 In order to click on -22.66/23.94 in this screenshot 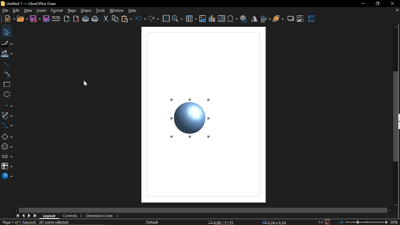, I will do `click(219, 222)`.